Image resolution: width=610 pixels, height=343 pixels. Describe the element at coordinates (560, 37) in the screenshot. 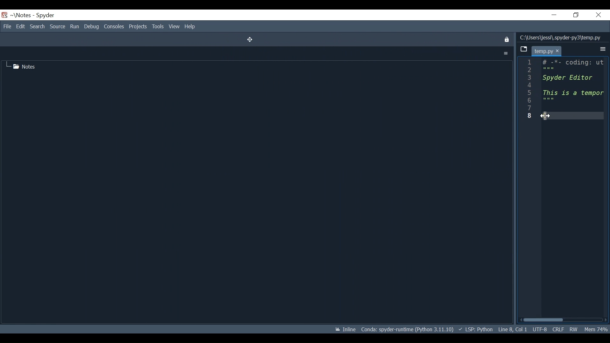

I see ` C:\Users\jessi\.spyder-py3\temp.py` at that location.